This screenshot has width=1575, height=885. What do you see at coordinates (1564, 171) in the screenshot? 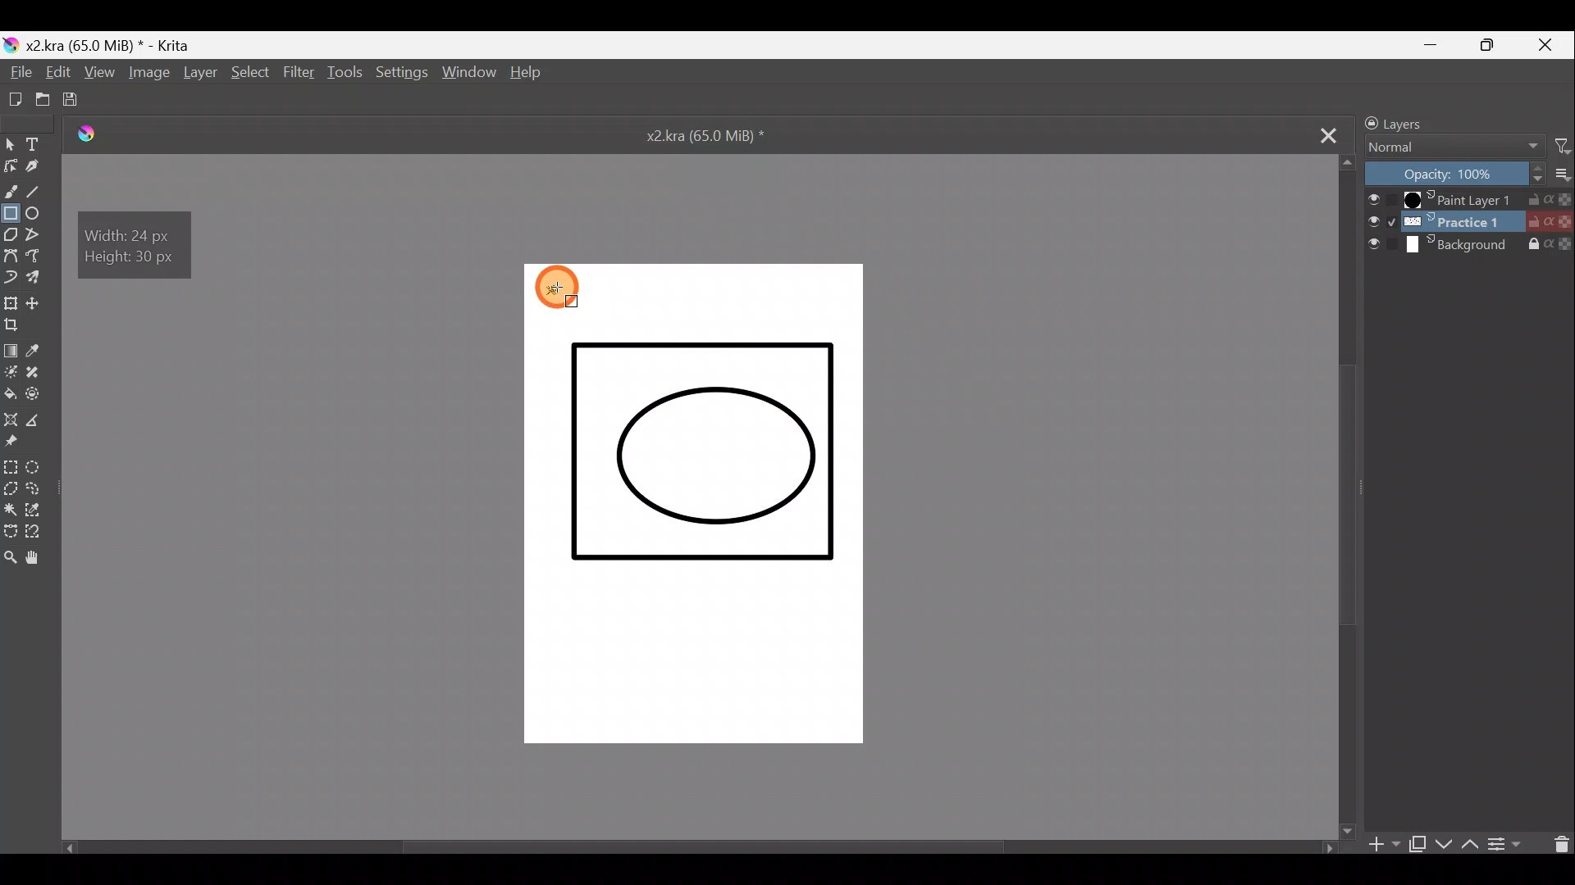
I see `More` at bounding box center [1564, 171].